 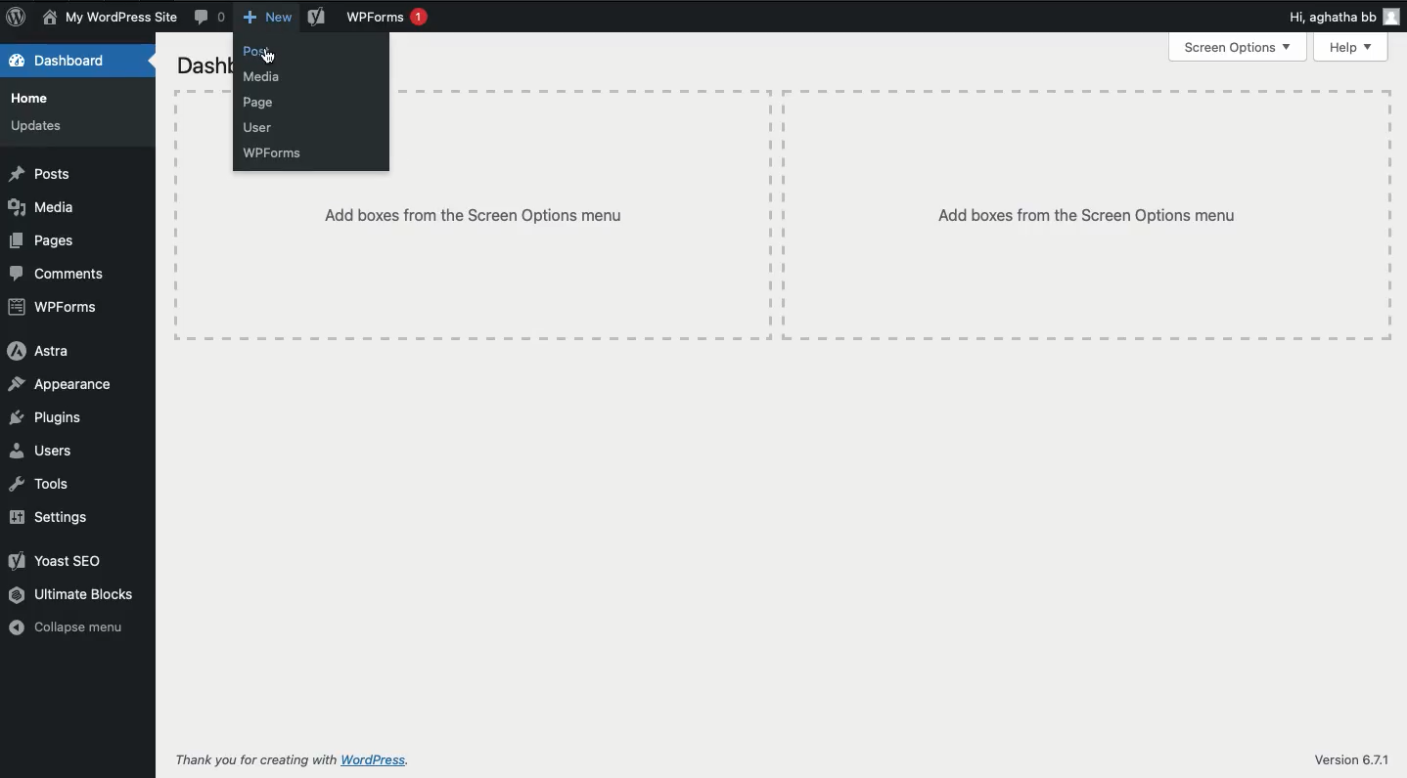 What do you see at coordinates (40, 351) in the screenshot?
I see `Astra` at bounding box center [40, 351].